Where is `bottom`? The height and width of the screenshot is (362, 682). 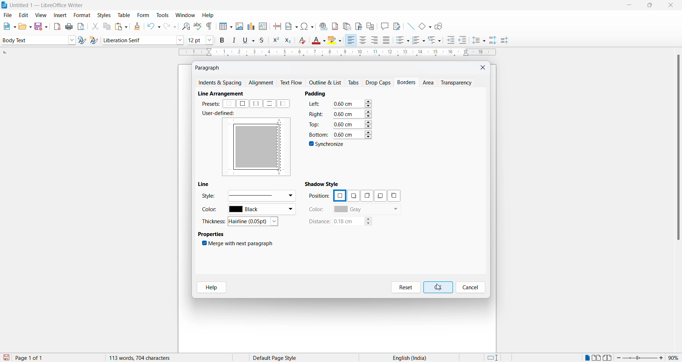
bottom is located at coordinates (318, 135).